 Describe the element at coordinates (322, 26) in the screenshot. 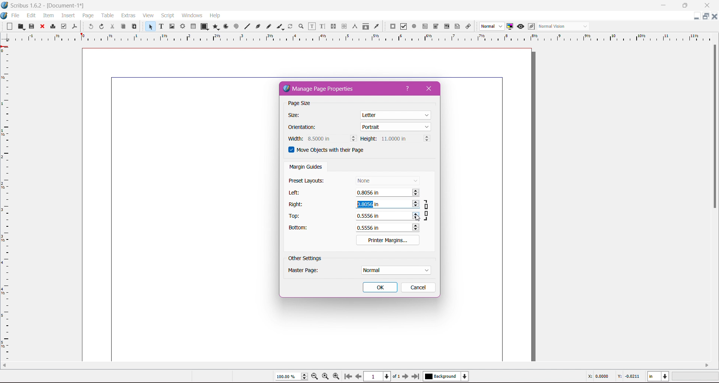

I see `Edit Text with Story Editor` at that location.